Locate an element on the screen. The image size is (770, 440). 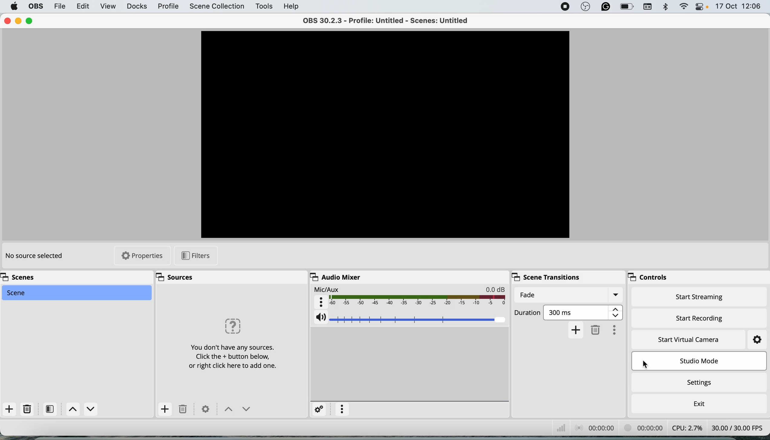
filters is located at coordinates (194, 256).